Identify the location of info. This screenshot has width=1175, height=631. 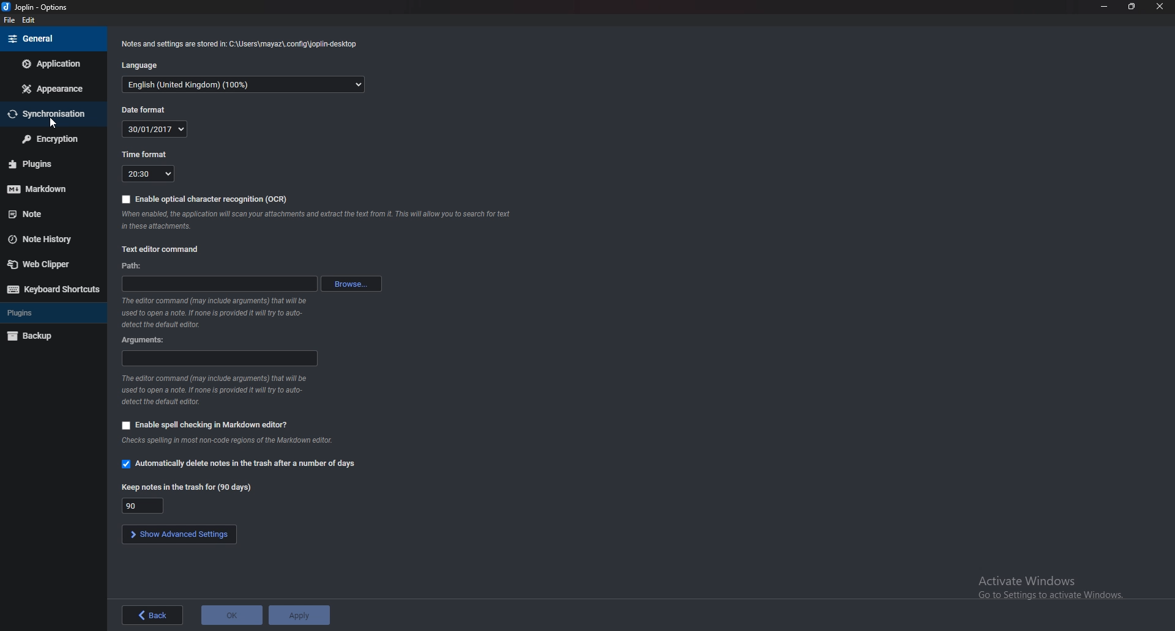
(214, 311).